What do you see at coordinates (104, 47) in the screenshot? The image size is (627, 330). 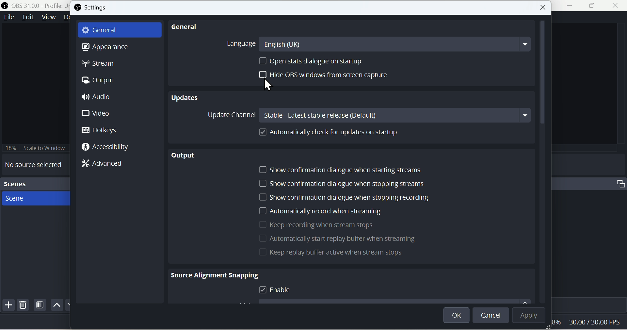 I see `Appearance` at bounding box center [104, 47].